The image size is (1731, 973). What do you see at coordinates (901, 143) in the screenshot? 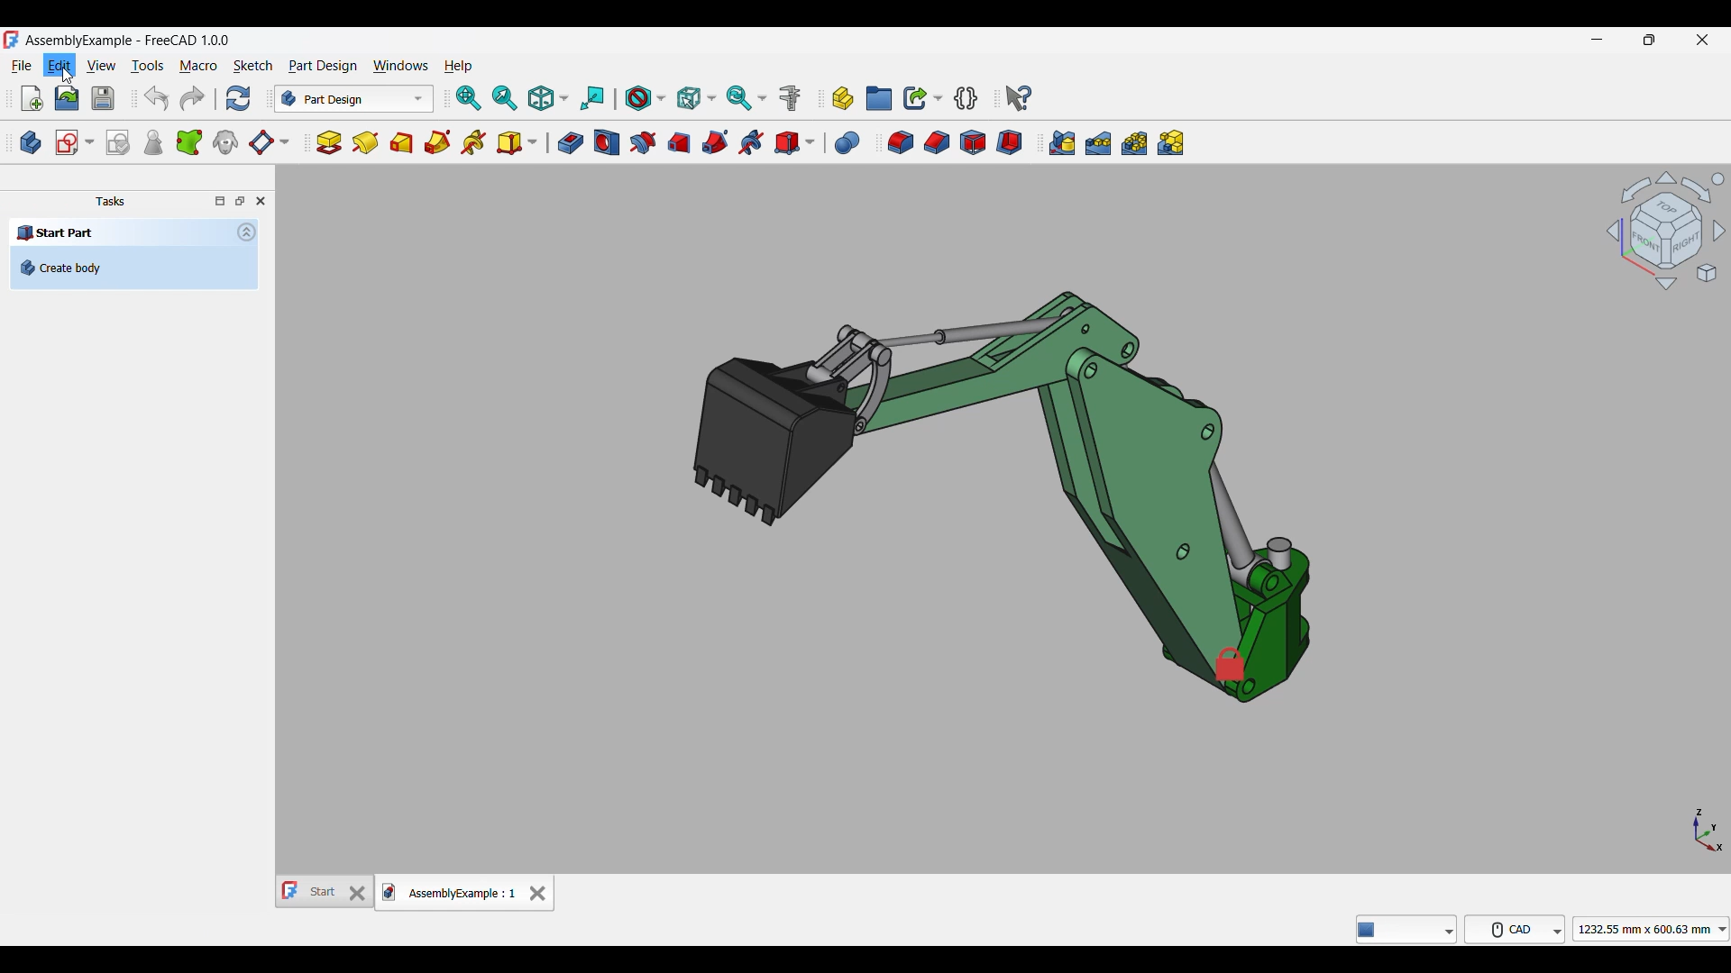
I see `Fillet` at bounding box center [901, 143].